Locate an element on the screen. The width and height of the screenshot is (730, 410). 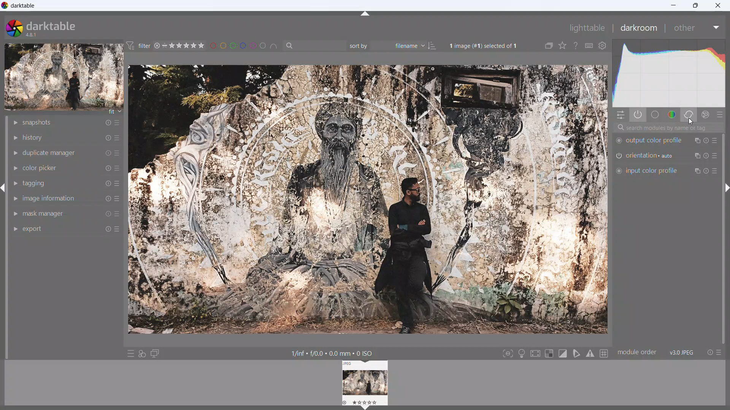
collapse grouped images is located at coordinates (549, 46).